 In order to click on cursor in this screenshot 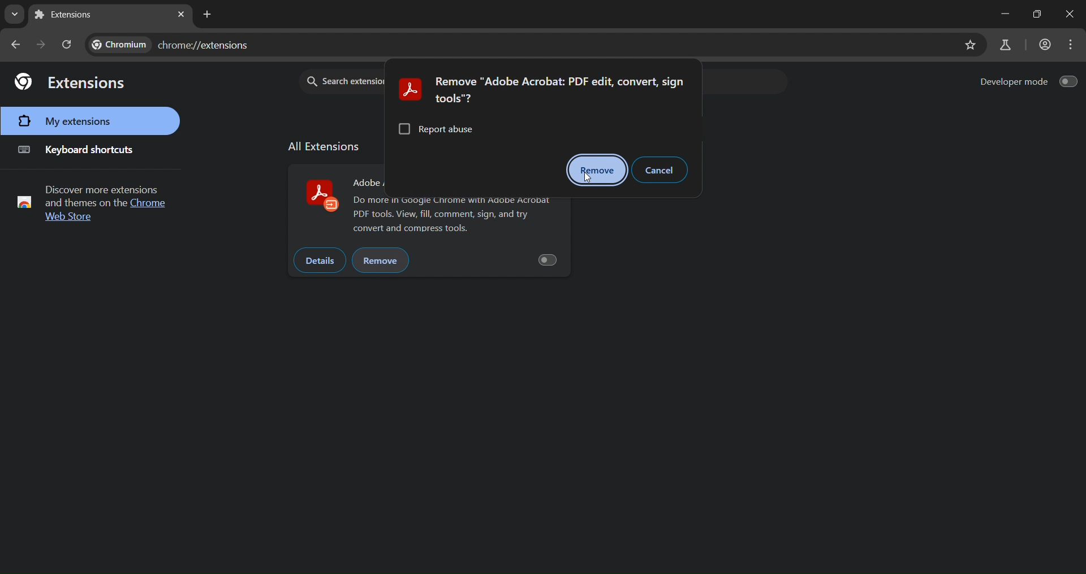, I will do `click(592, 180)`.